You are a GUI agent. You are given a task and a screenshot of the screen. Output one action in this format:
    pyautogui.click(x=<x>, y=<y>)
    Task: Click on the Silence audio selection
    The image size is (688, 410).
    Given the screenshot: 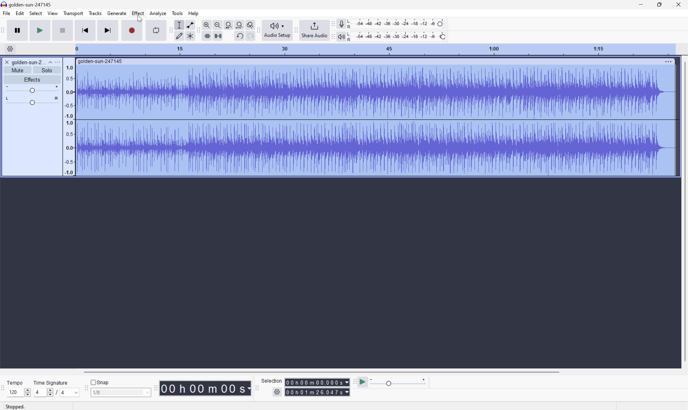 What is the action you would take?
    pyautogui.click(x=219, y=35)
    